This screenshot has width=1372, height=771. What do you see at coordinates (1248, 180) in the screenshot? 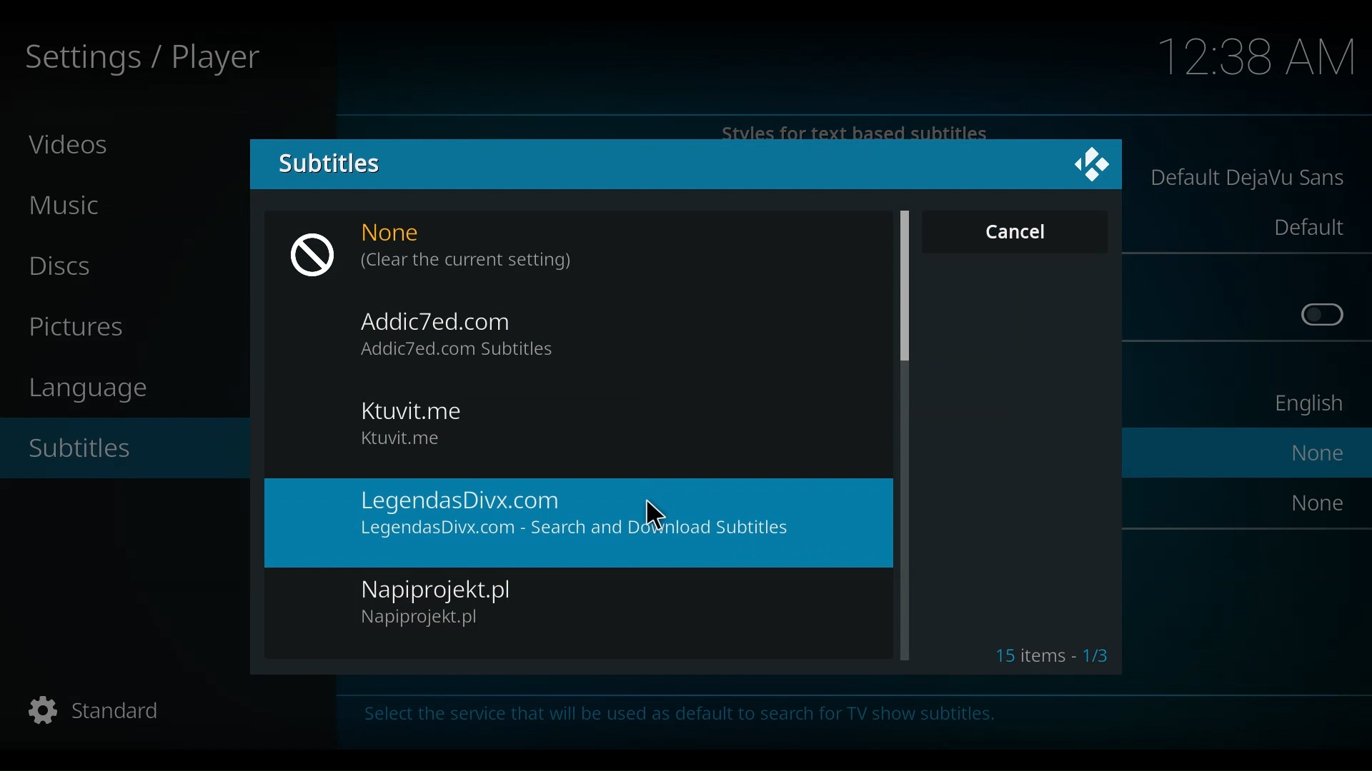
I see `Default DejaVu Sans` at bounding box center [1248, 180].